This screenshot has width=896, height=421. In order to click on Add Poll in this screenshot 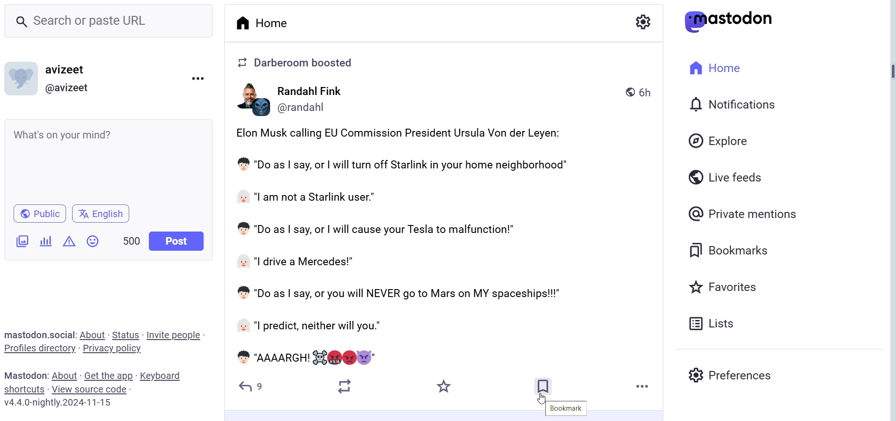, I will do `click(46, 241)`.